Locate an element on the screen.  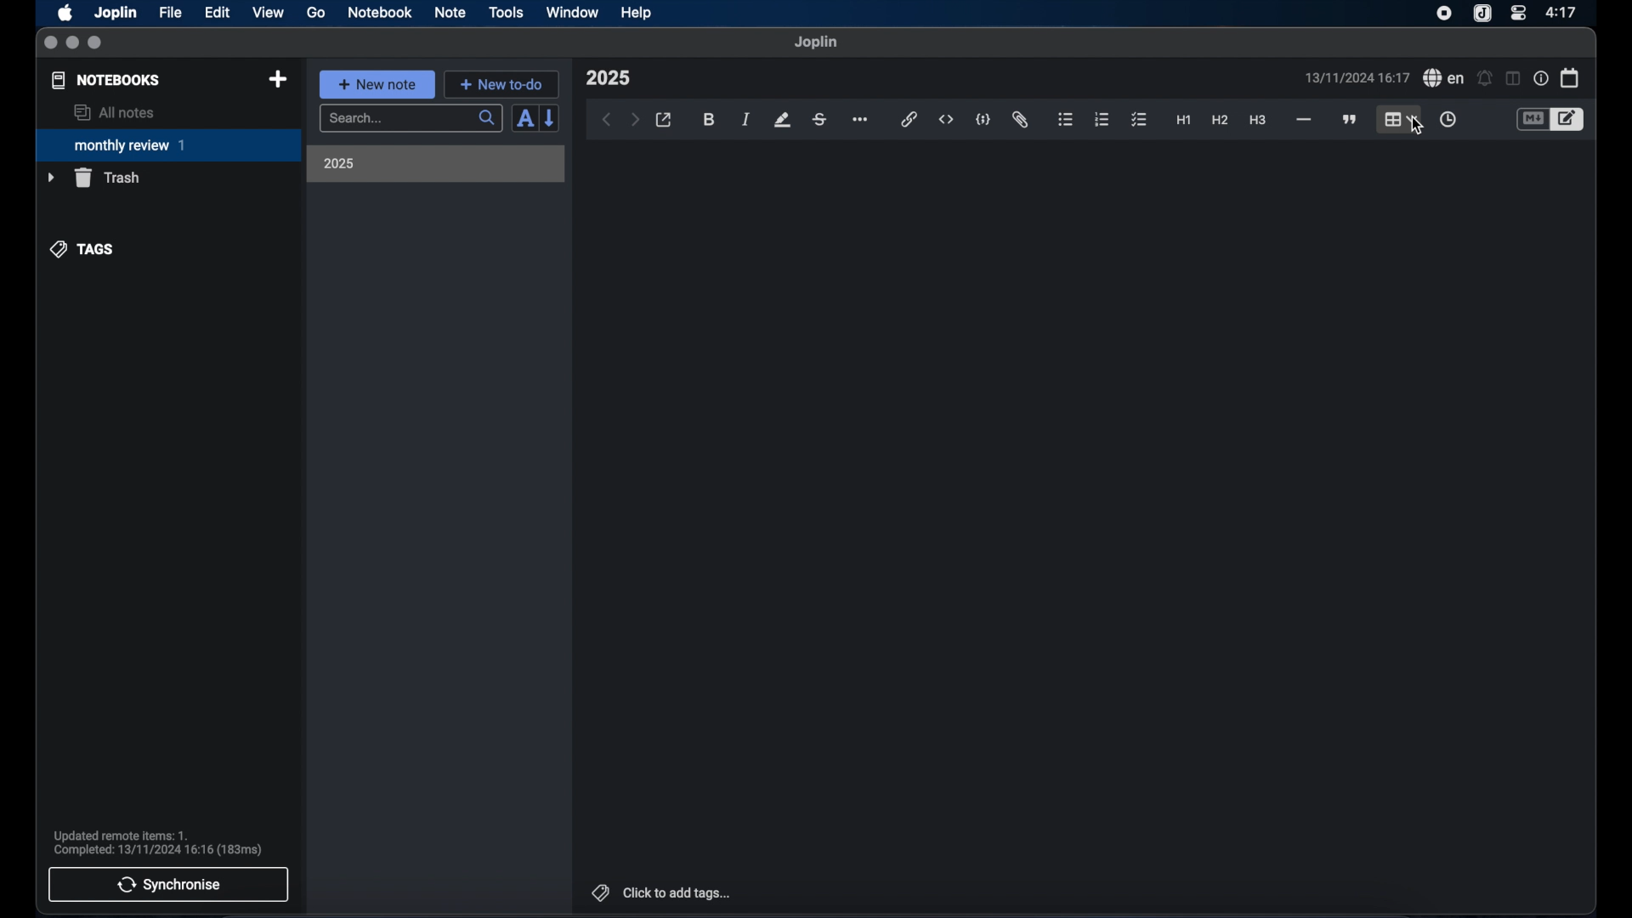
view is located at coordinates (268, 13).